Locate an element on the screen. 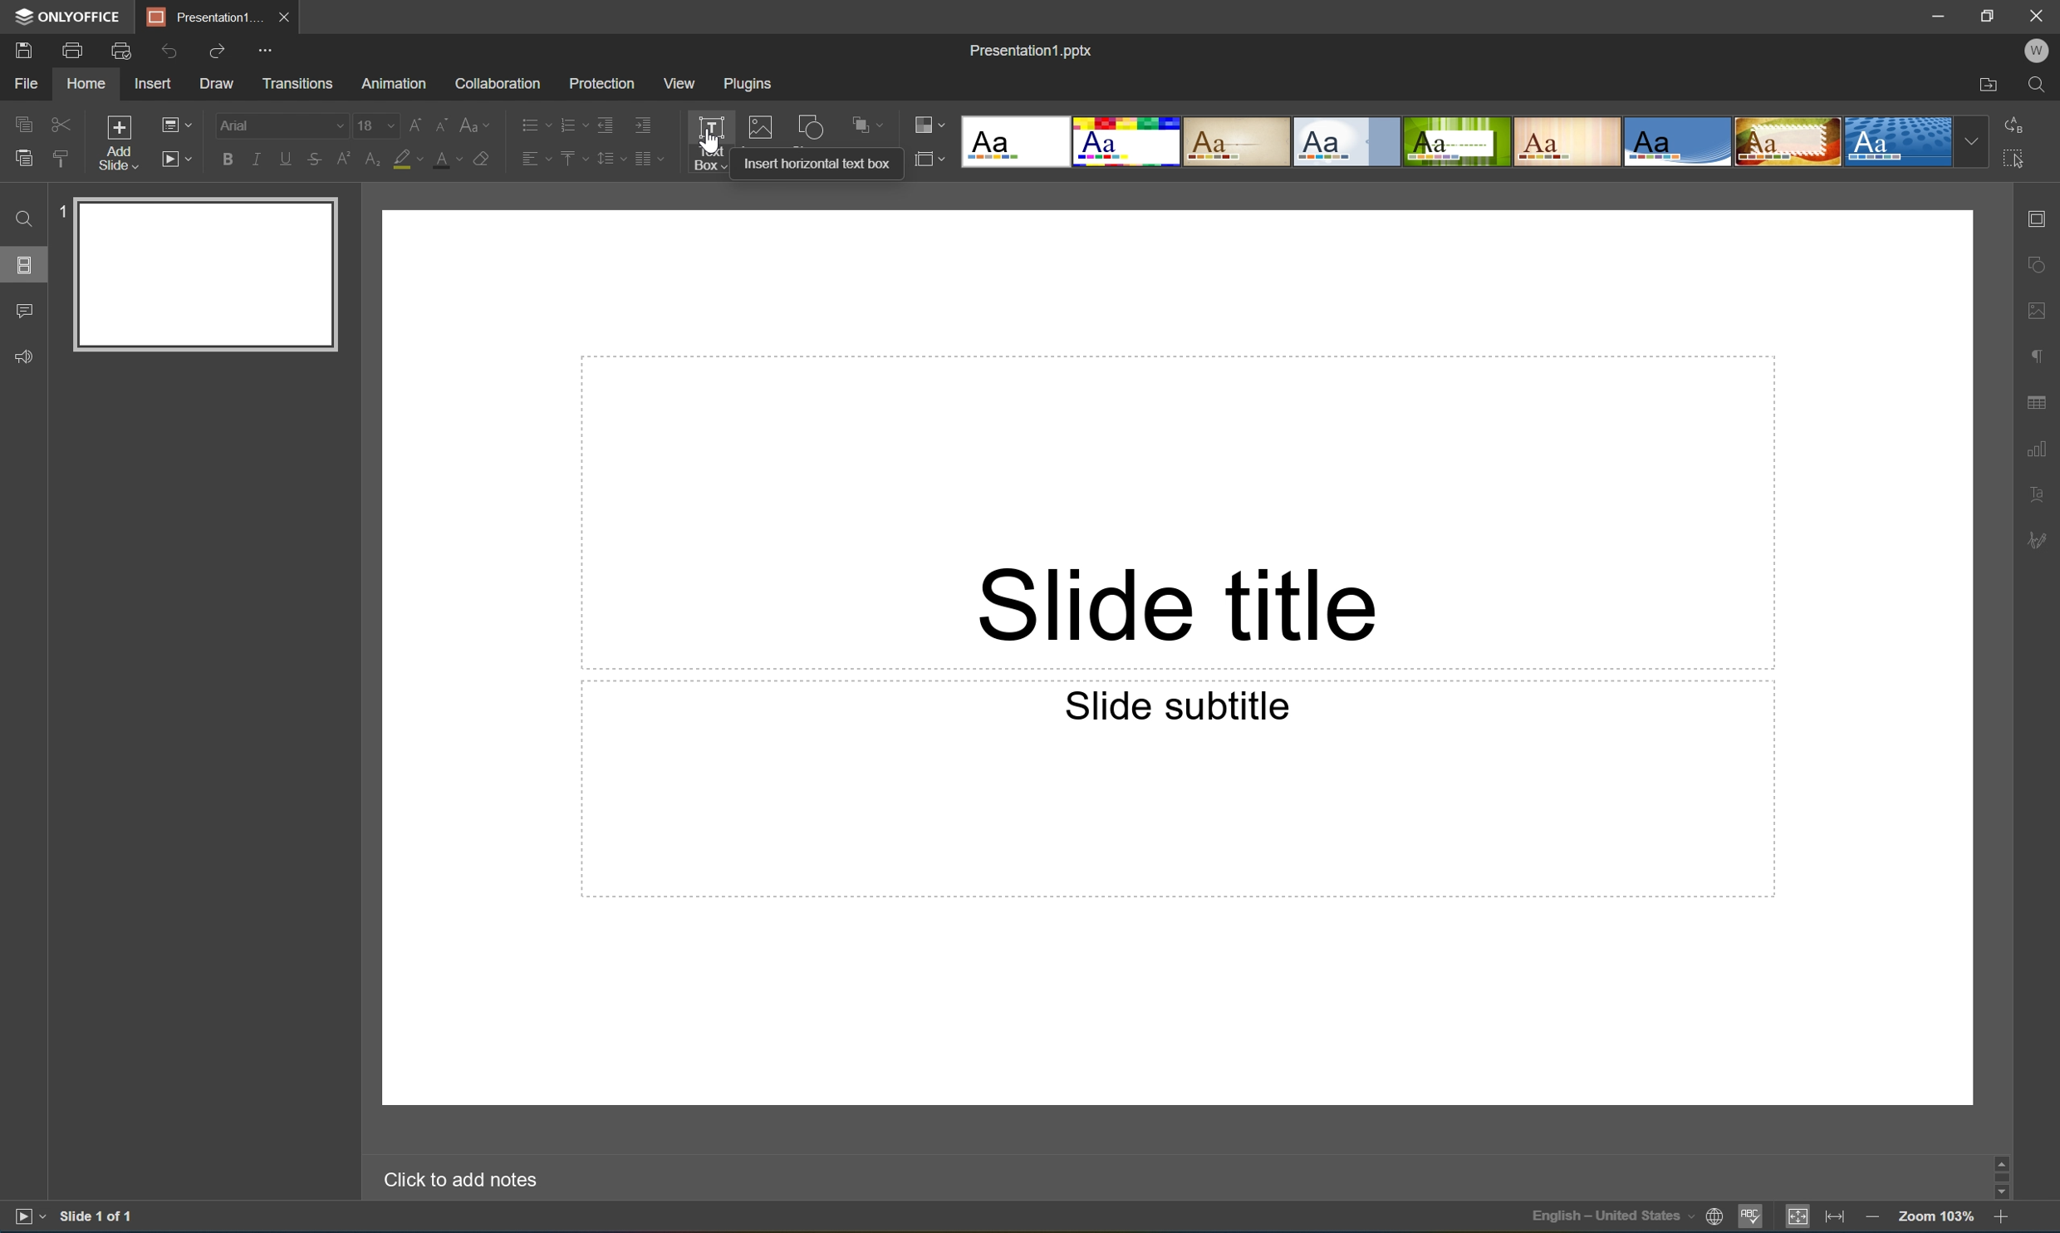 This screenshot has height=1233, width=2060. Transitions is located at coordinates (297, 82).